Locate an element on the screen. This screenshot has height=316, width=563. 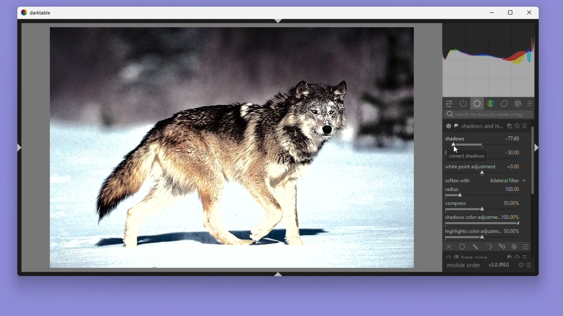
-77.65 is located at coordinates (515, 138).